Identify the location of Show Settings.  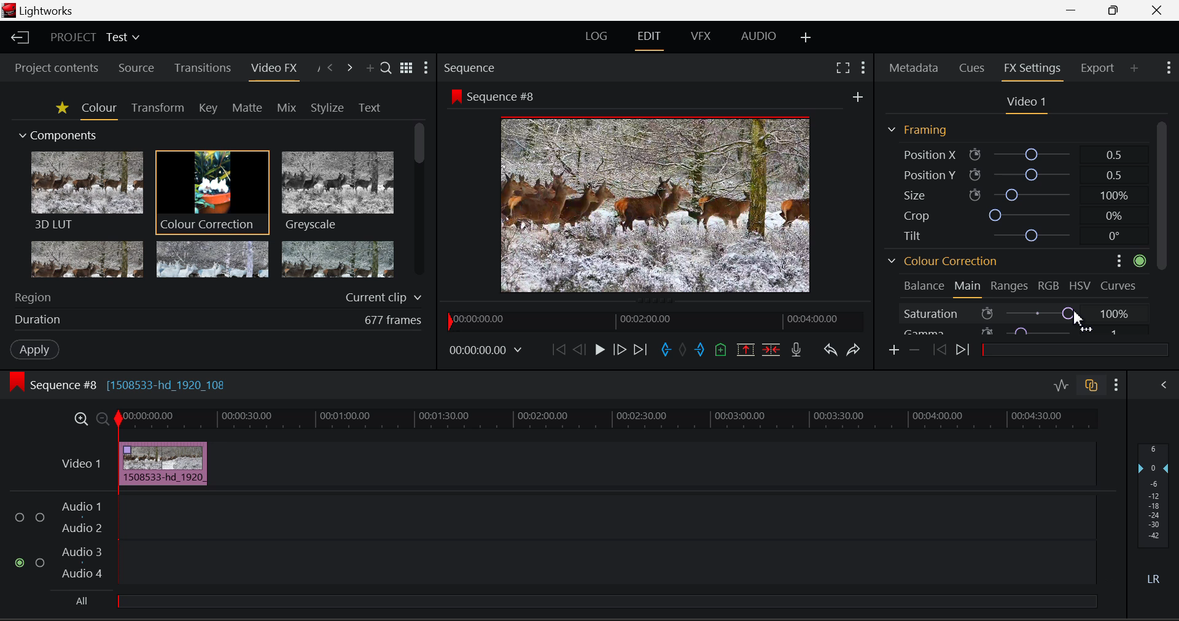
(1170, 67).